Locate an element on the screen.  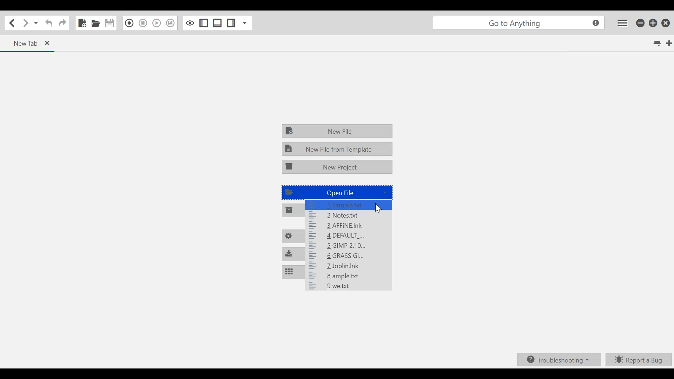
Cursor is located at coordinates (379, 208).